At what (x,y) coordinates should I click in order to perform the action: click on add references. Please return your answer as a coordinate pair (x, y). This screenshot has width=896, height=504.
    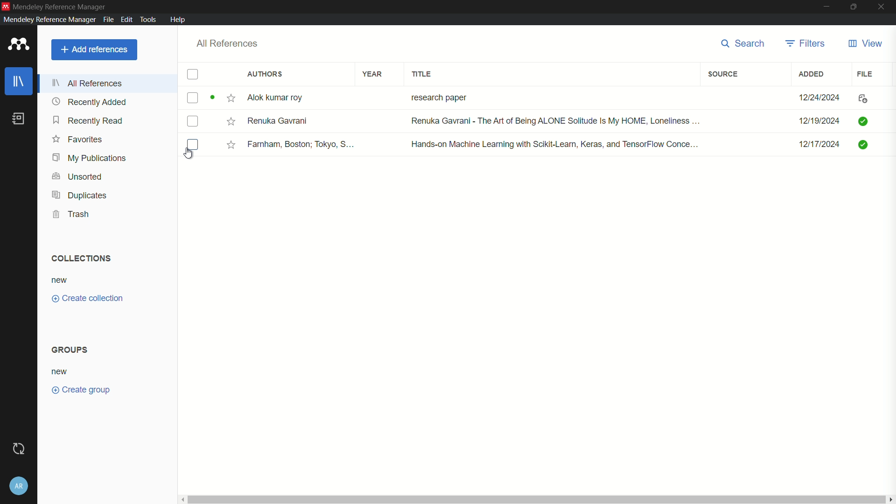
    Looking at the image, I should click on (93, 49).